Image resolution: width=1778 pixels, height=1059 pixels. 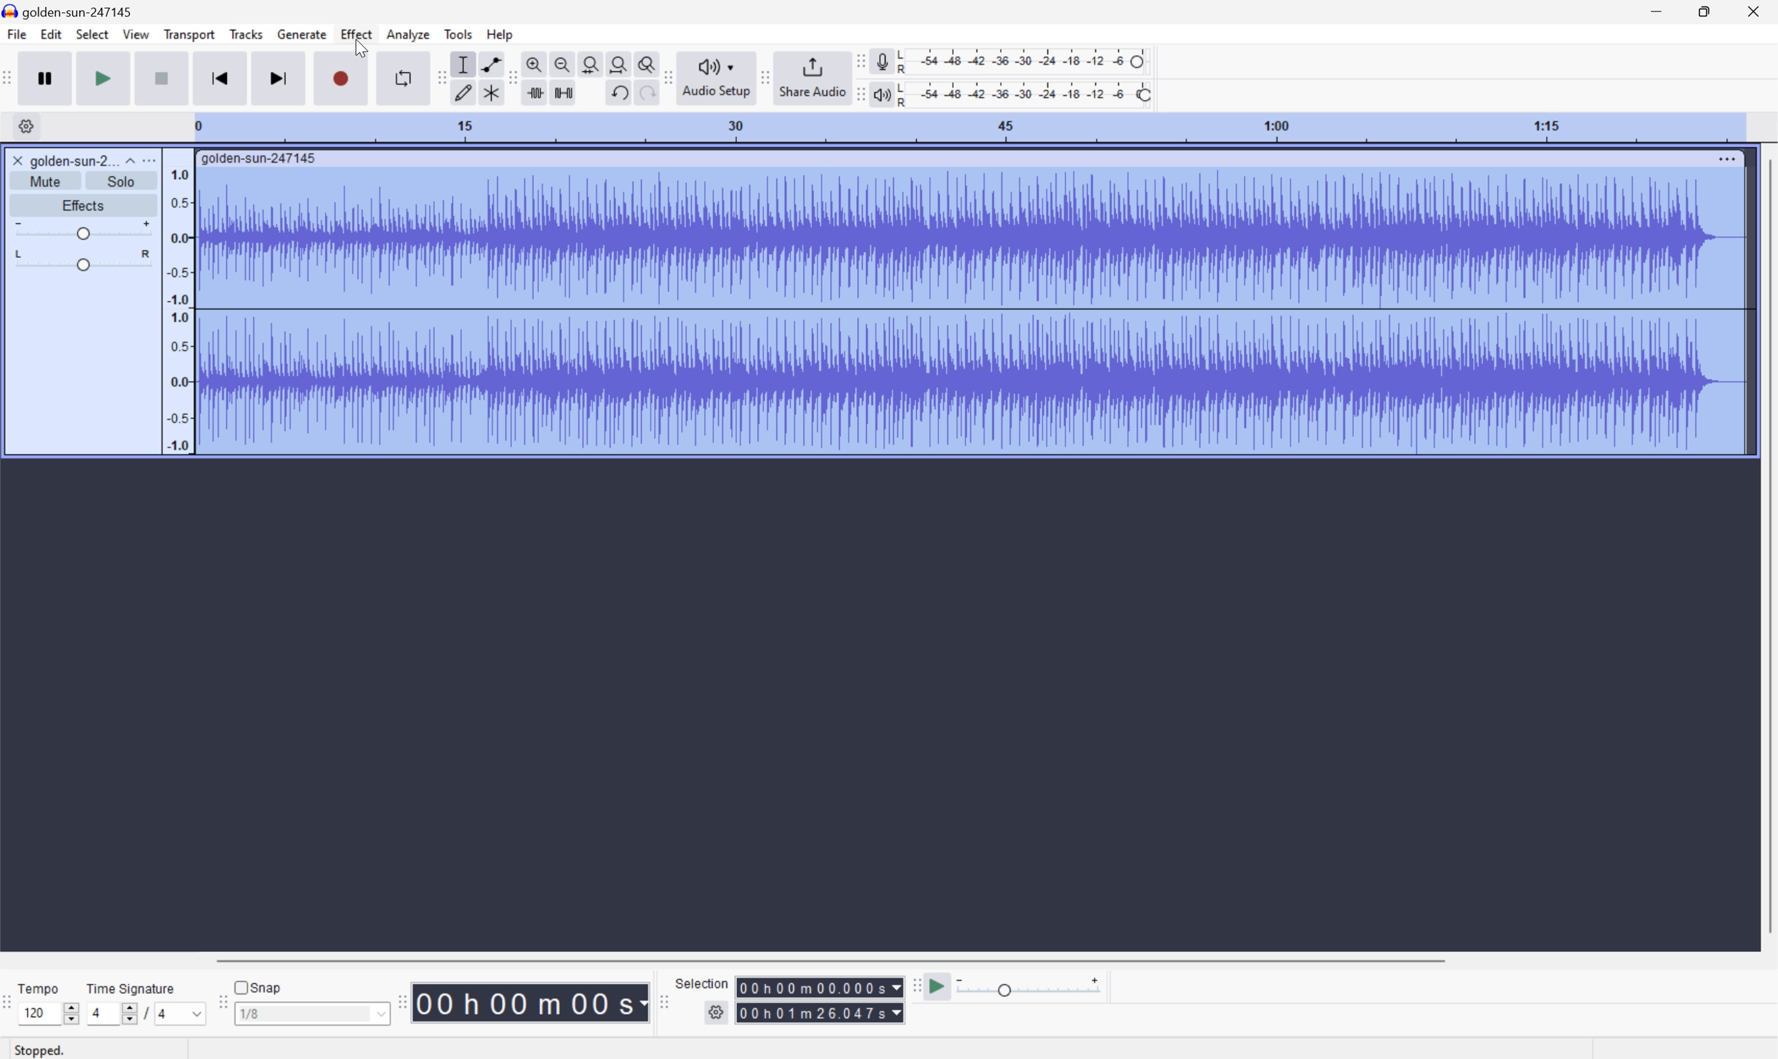 I want to click on Trim audio outside selection, so click(x=538, y=92).